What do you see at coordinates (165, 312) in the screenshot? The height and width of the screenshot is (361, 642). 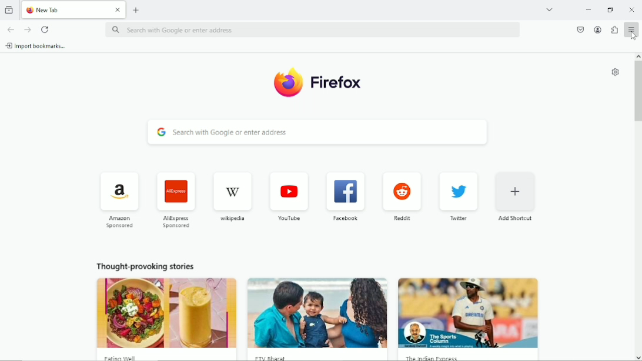 I see `image` at bounding box center [165, 312].